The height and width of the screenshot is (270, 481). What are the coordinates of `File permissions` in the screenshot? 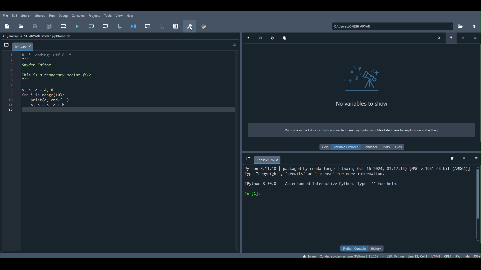 It's located at (458, 256).